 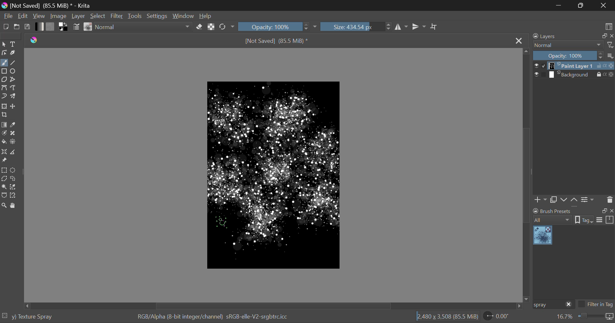 What do you see at coordinates (77, 28) in the screenshot?
I see `Brush Settings` at bounding box center [77, 28].